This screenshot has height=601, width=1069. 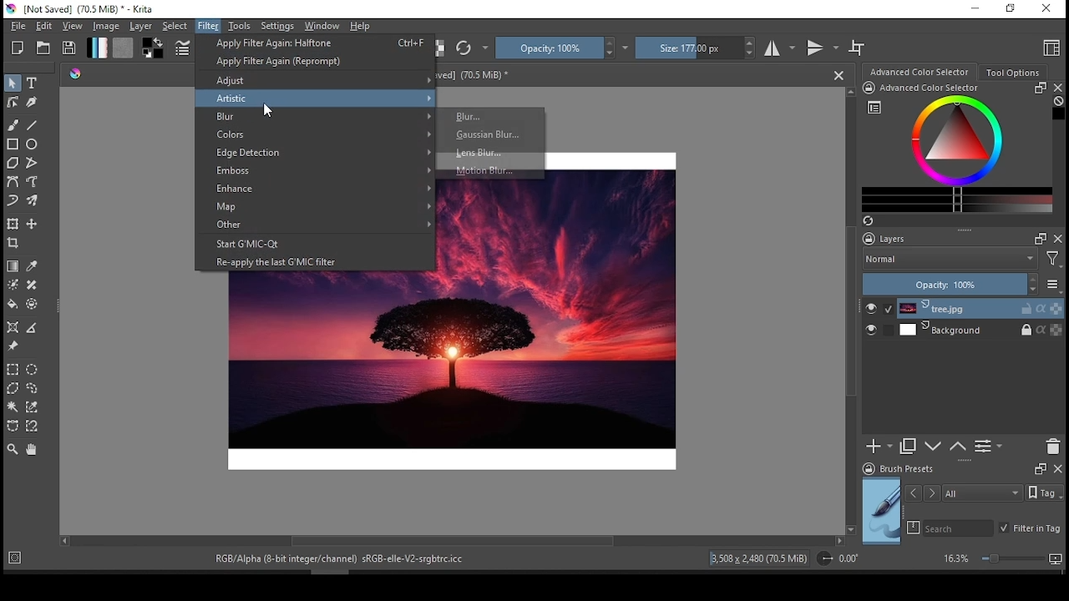 What do you see at coordinates (879, 447) in the screenshot?
I see `new layer` at bounding box center [879, 447].